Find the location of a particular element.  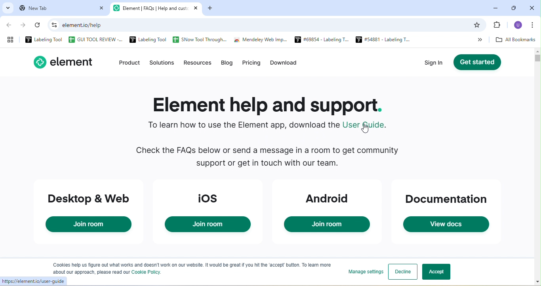

blog is located at coordinates (229, 64).